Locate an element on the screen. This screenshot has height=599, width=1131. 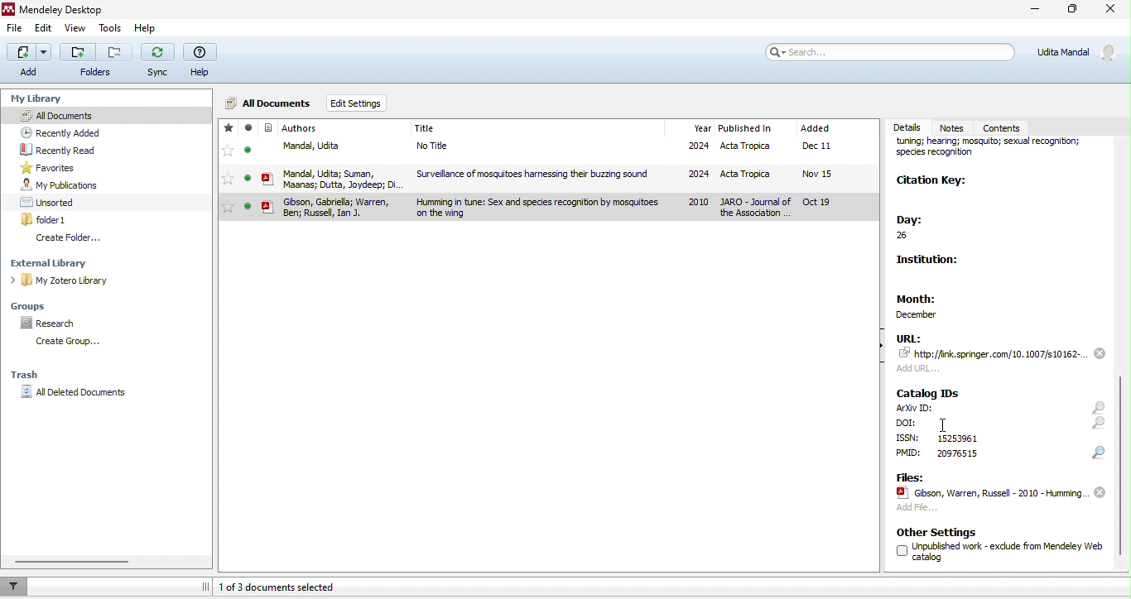
filter is located at coordinates (17, 586).